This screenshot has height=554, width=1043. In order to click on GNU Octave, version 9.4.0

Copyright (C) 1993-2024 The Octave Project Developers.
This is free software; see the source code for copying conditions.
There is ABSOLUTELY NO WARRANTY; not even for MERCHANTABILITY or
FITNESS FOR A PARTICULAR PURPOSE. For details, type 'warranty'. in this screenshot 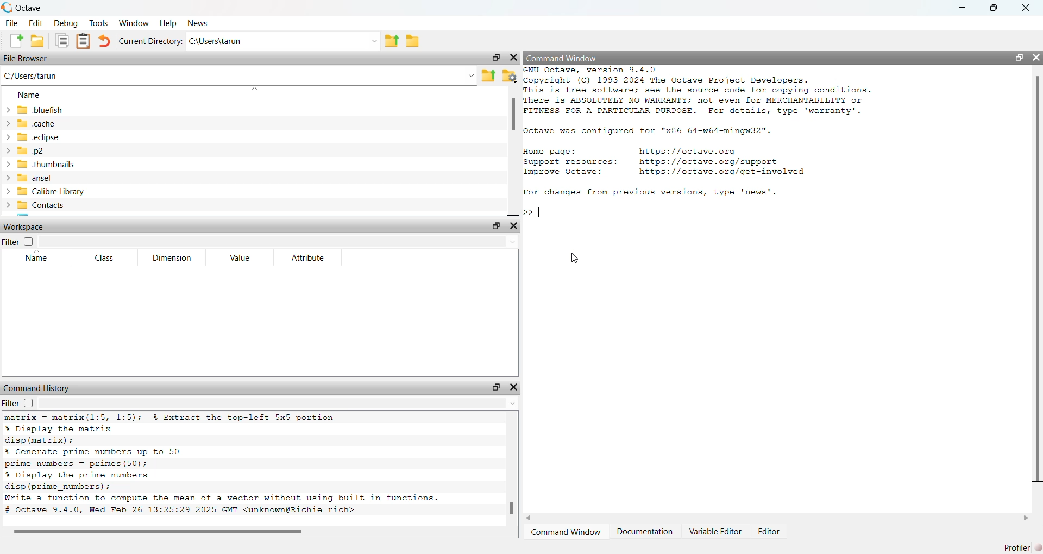, I will do `click(698, 91)`.